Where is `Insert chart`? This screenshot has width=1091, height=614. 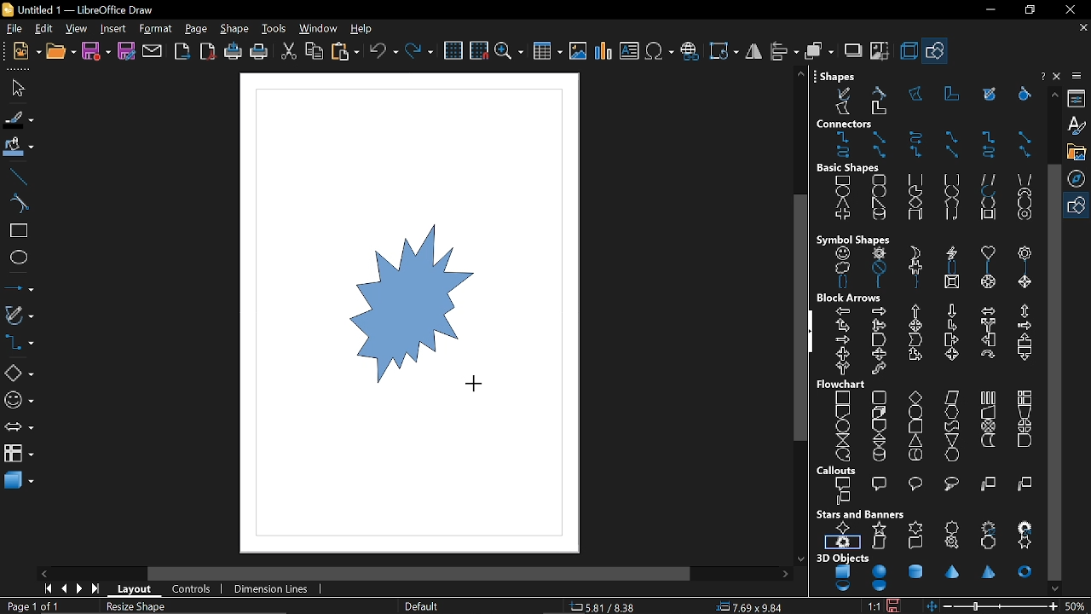
Insert chart is located at coordinates (603, 51).